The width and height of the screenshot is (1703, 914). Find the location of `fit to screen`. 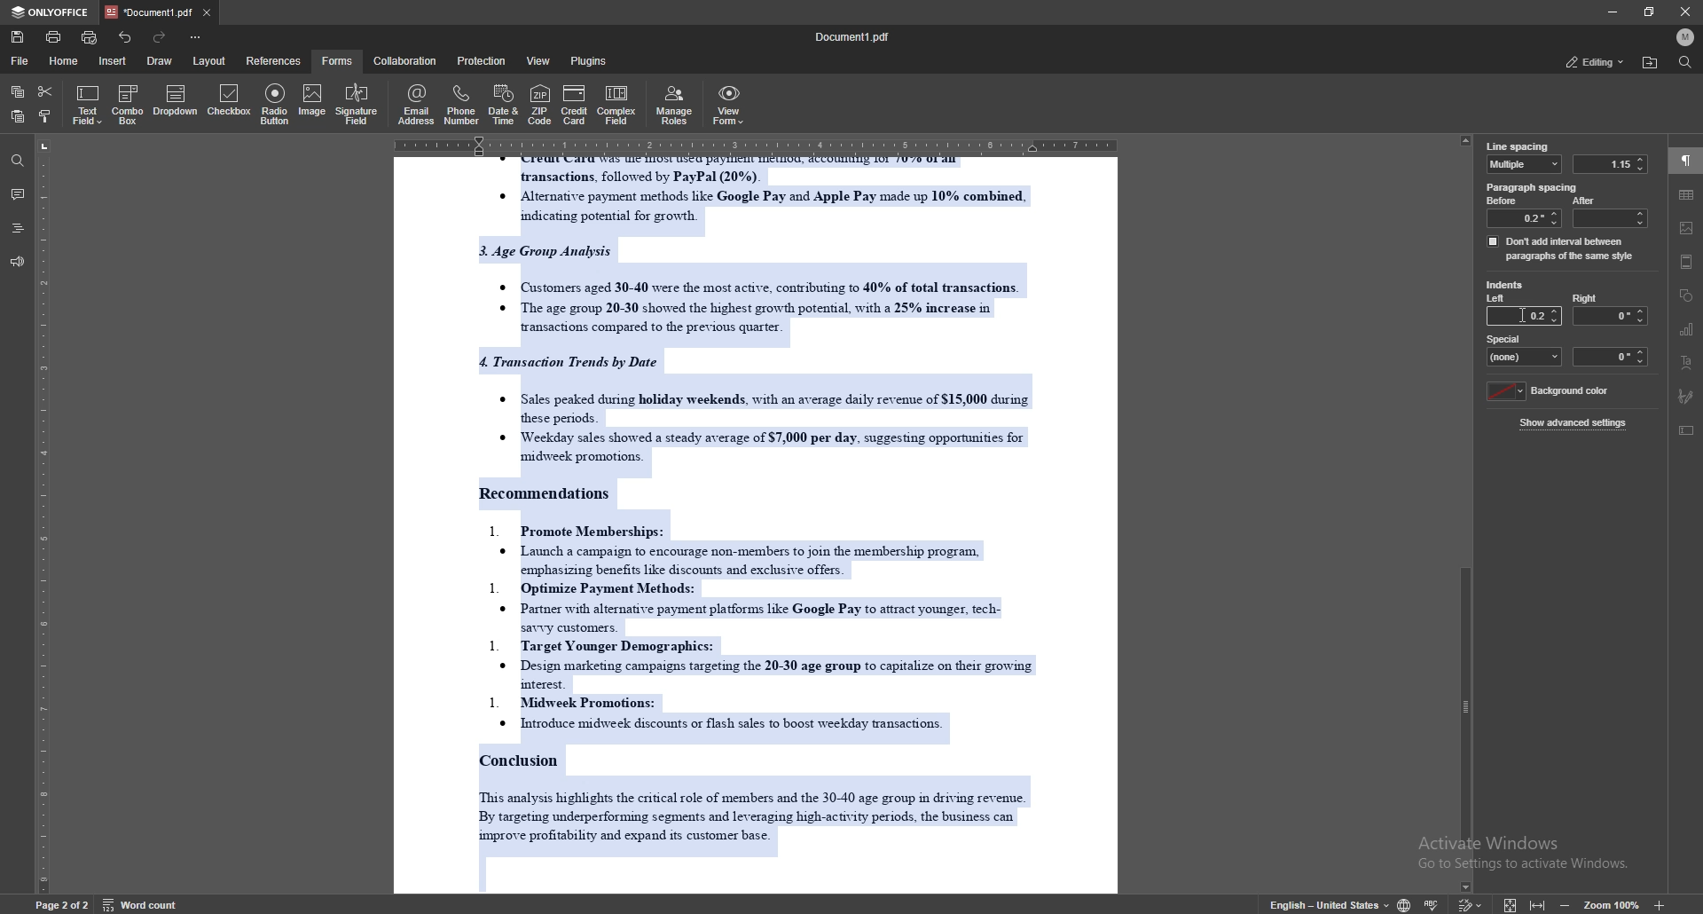

fit to screen is located at coordinates (1511, 903).